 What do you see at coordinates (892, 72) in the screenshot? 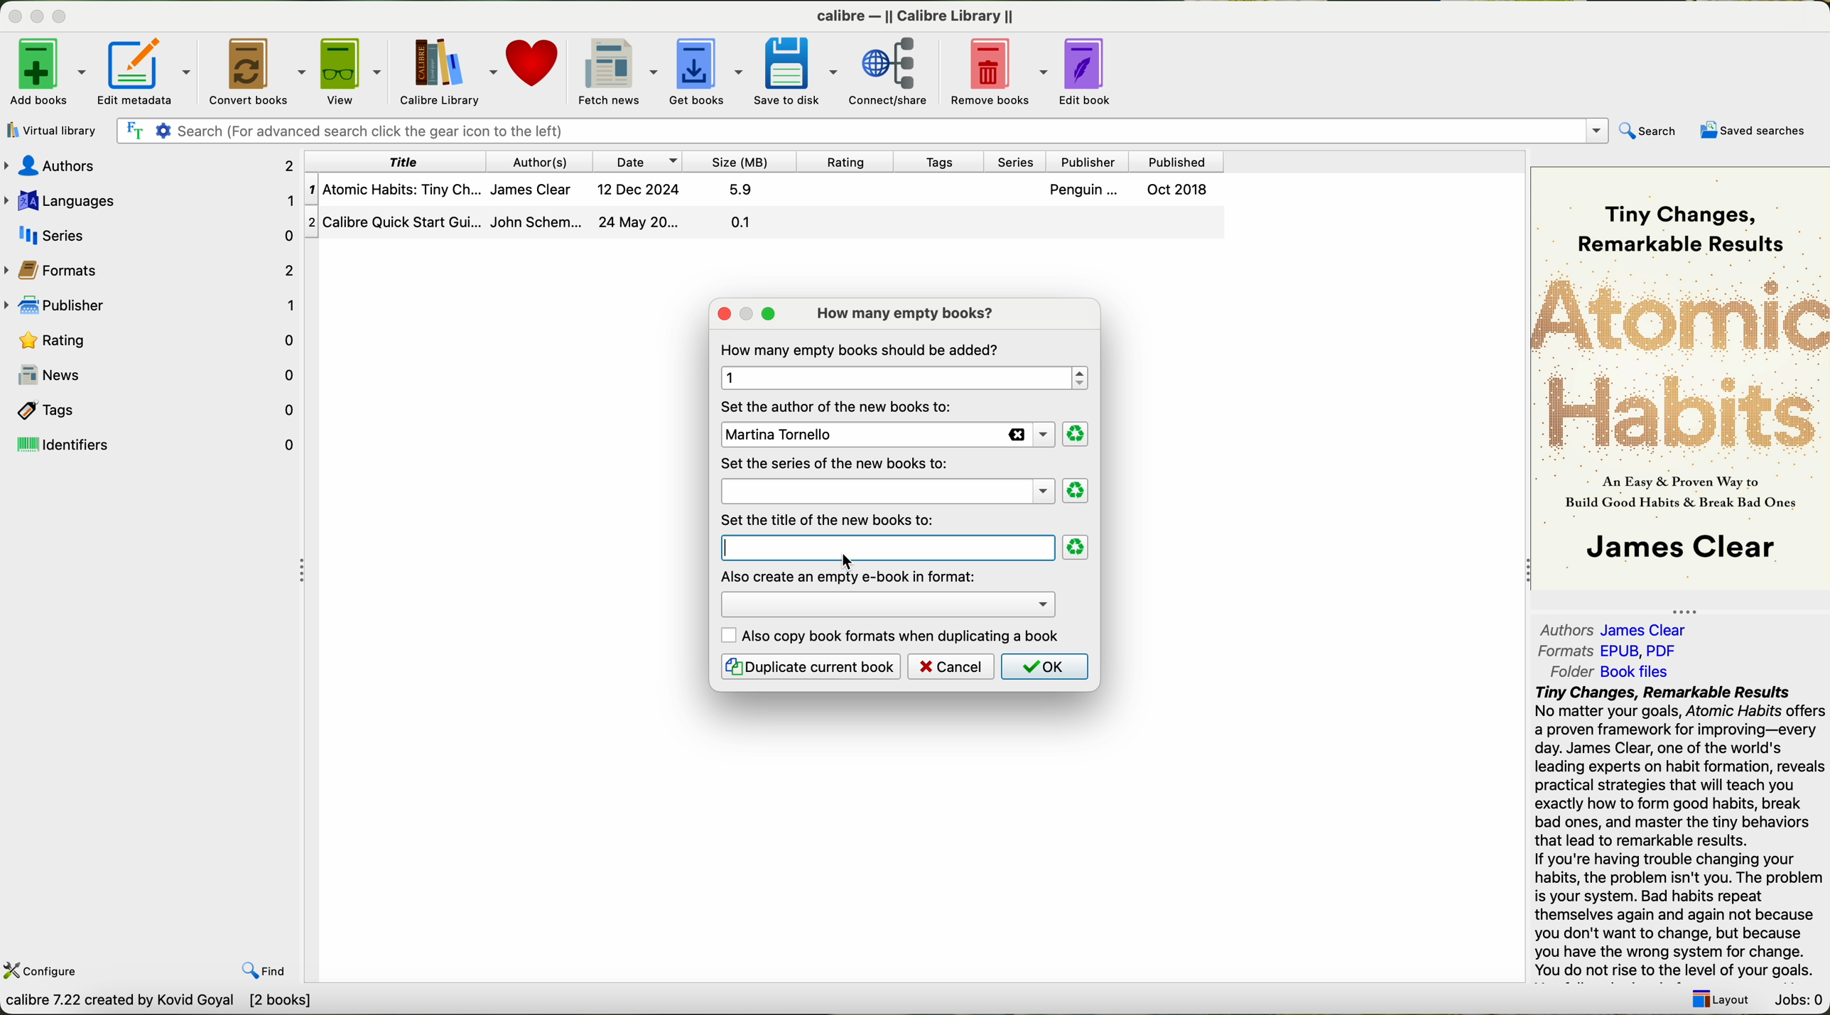
I see `connect/share` at bounding box center [892, 72].